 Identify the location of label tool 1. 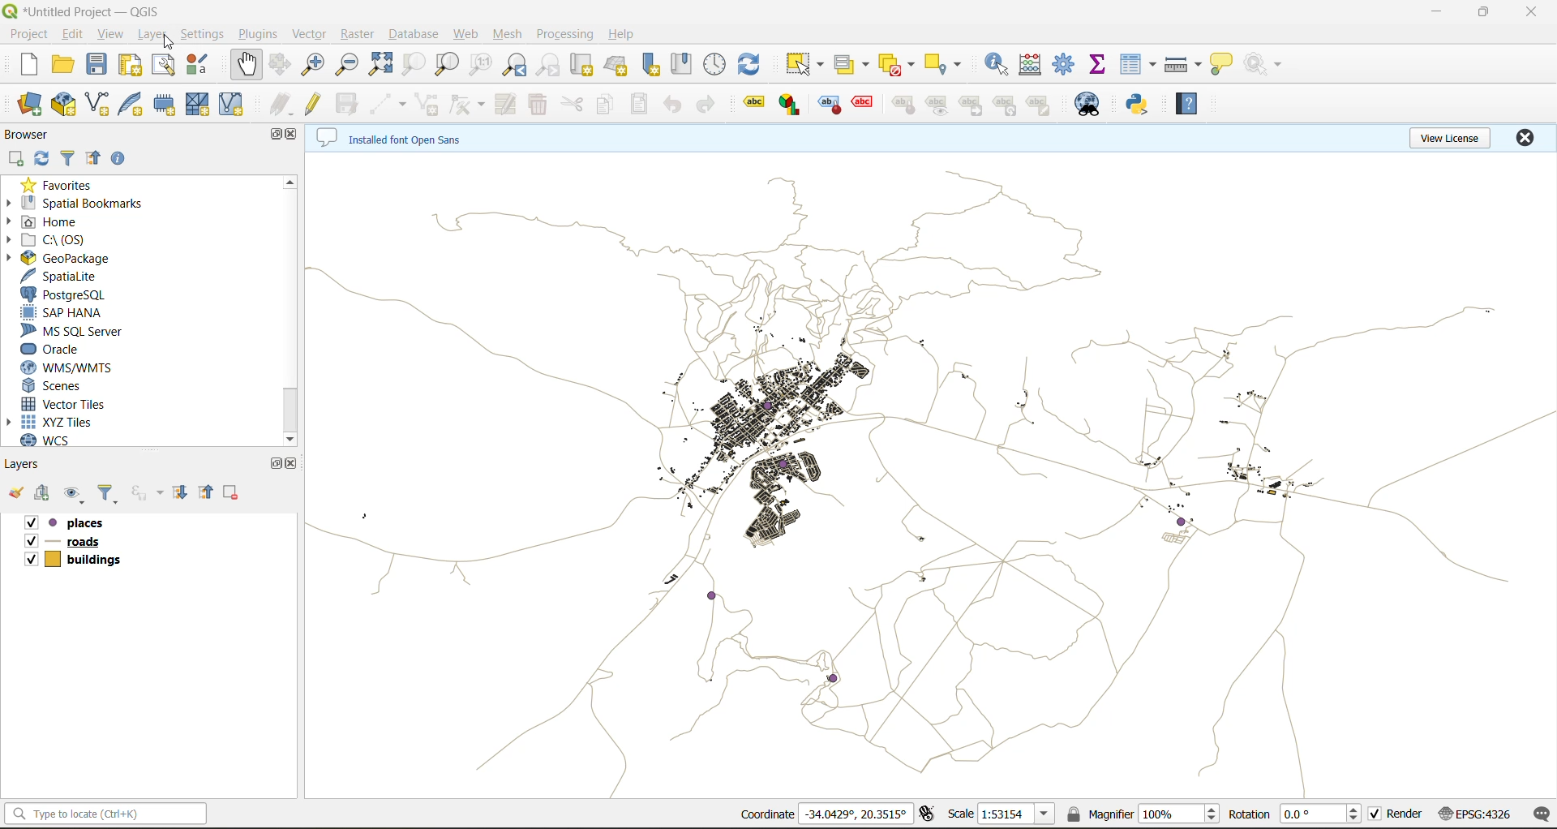
(753, 105).